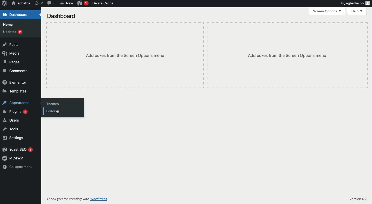  Describe the element at coordinates (11, 129) in the screenshot. I see `Tools` at that location.